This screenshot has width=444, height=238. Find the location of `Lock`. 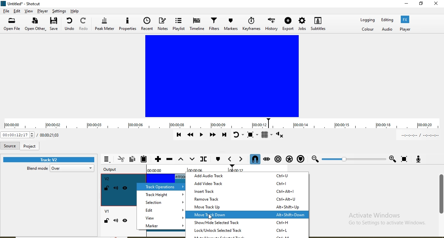

Lock is located at coordinates (107, 189).